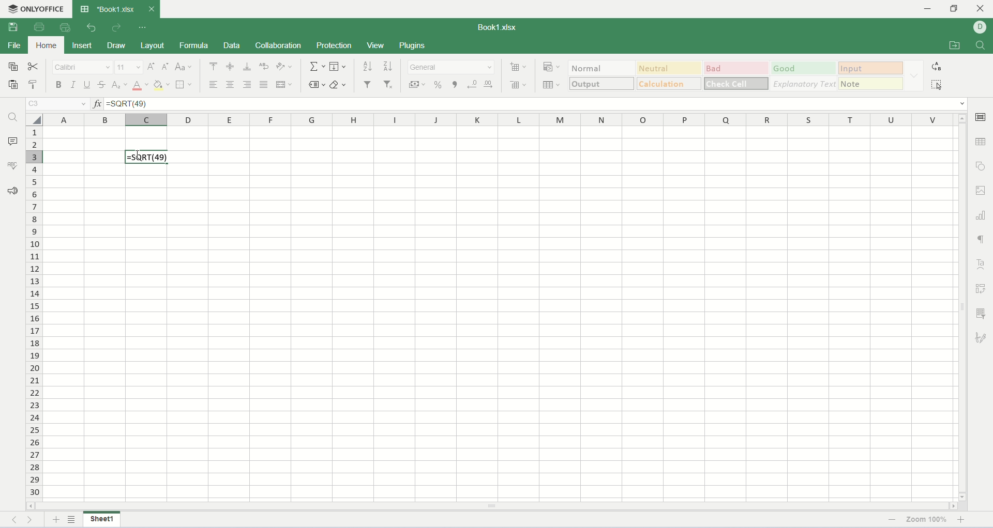 Image resolution: width=993 pixels, height=528 pixels. I want to click on draw, so click(118, 45).